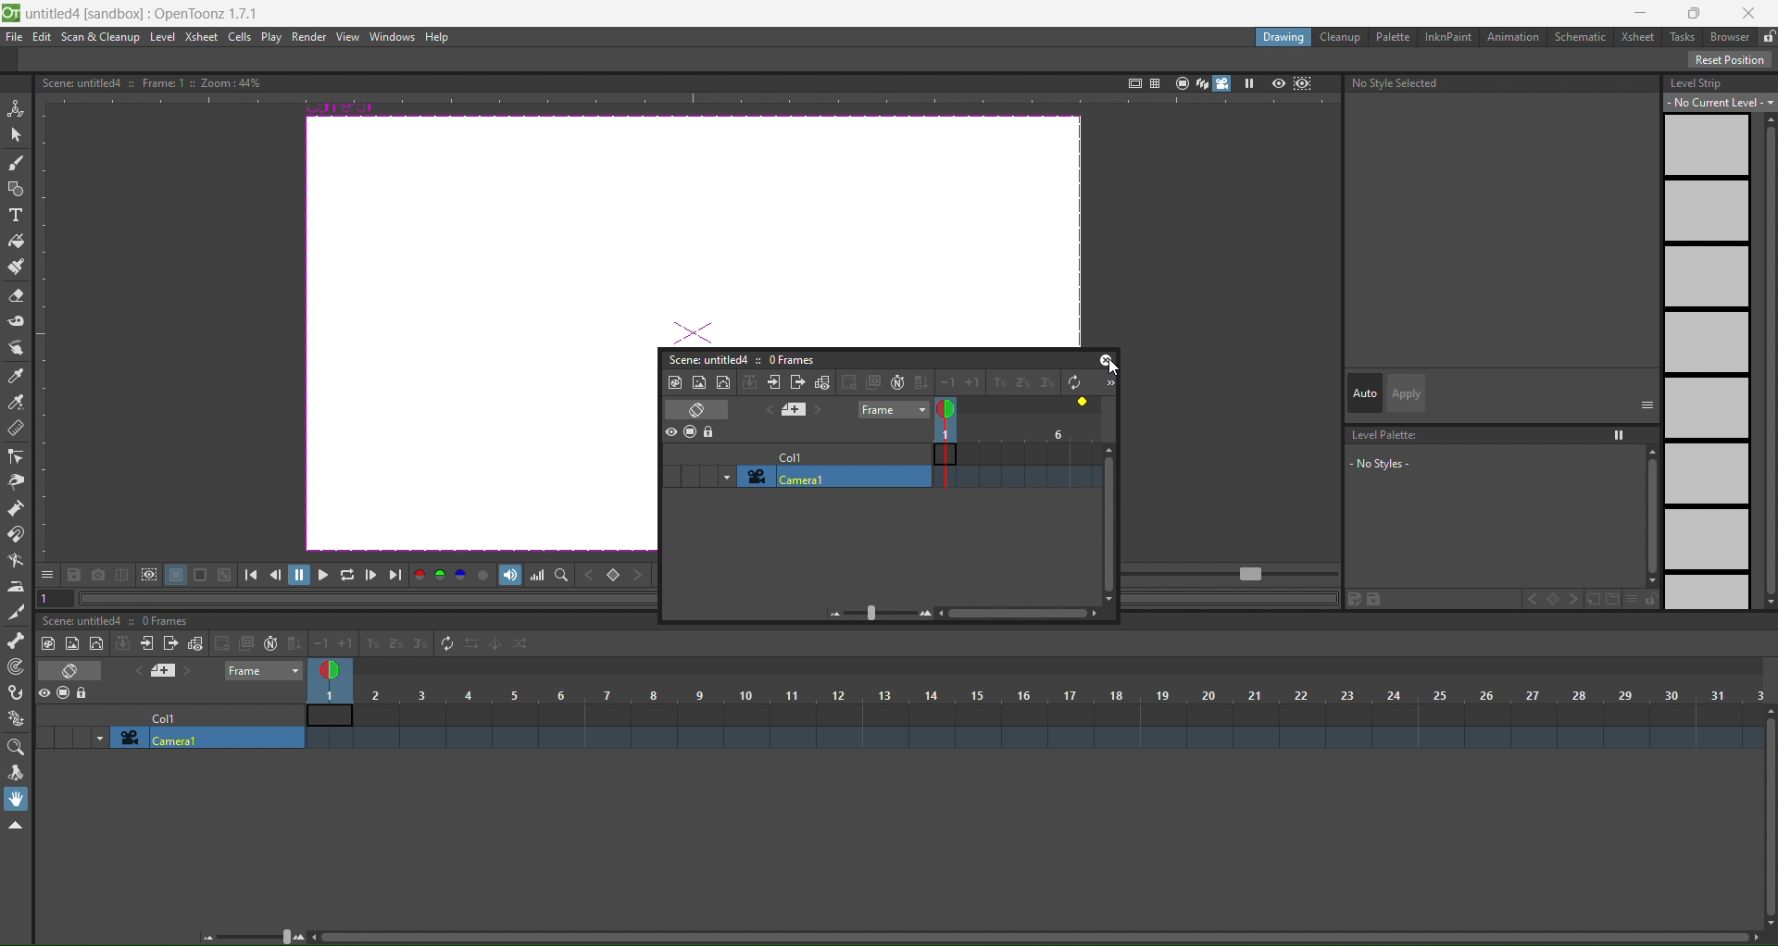 The image size is (1778, 946). What do you see at coordinates (1448, 35) in the screenshot?
I see `inknpaint` at bounding box center [1448, 35].